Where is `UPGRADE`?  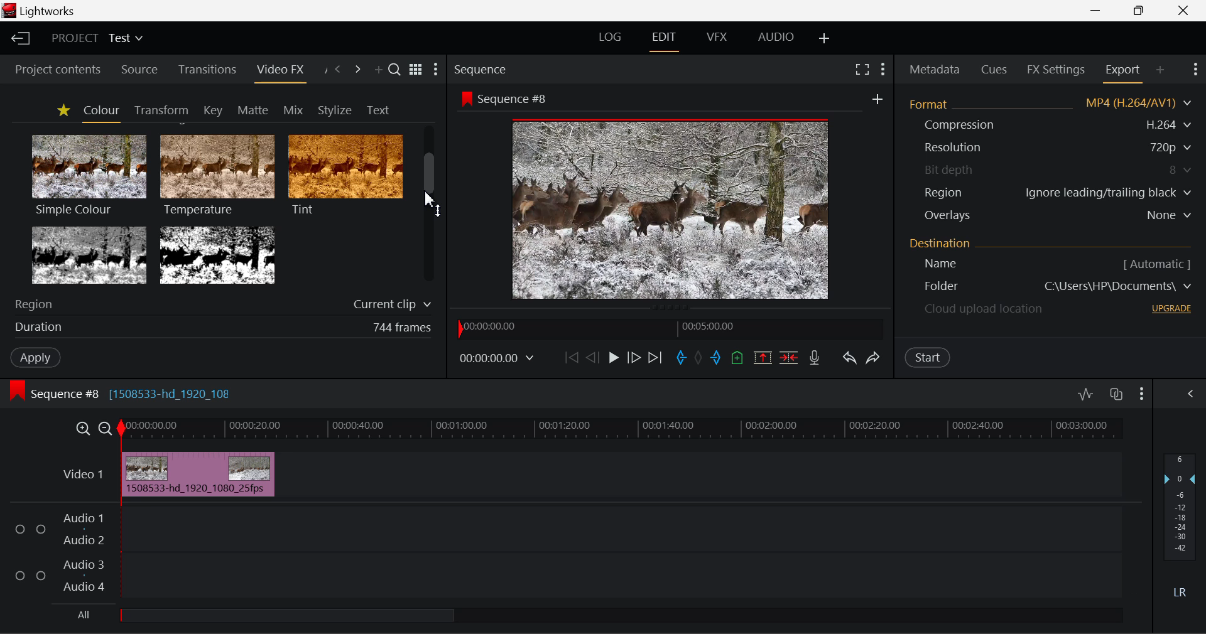 UPGRADE is located at coordinates (1171, 308).